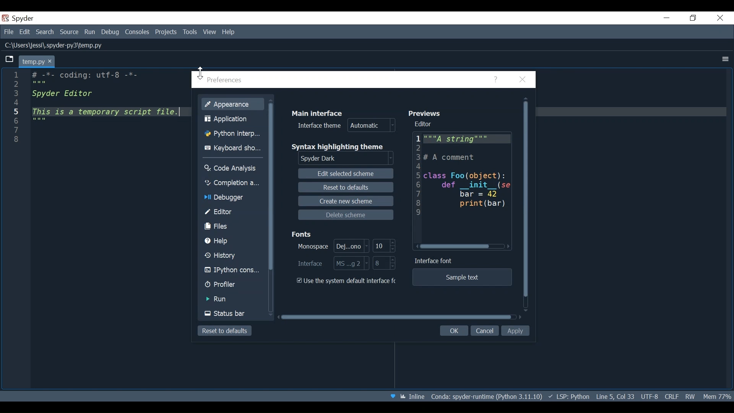  I want to click on Appearance, so click(233, 104).